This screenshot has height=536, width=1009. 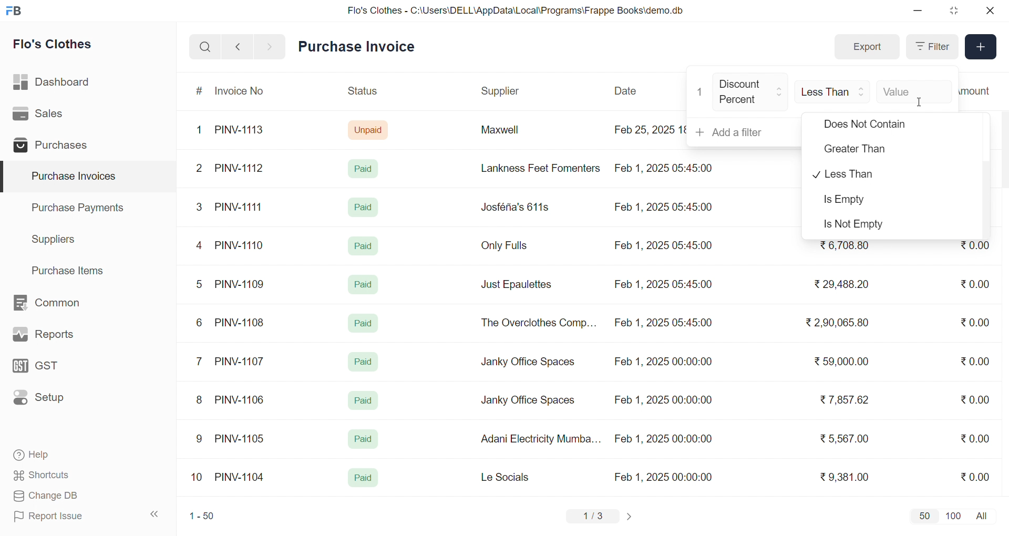 I want to click on Purchase Items, so click(x=71, y=269).